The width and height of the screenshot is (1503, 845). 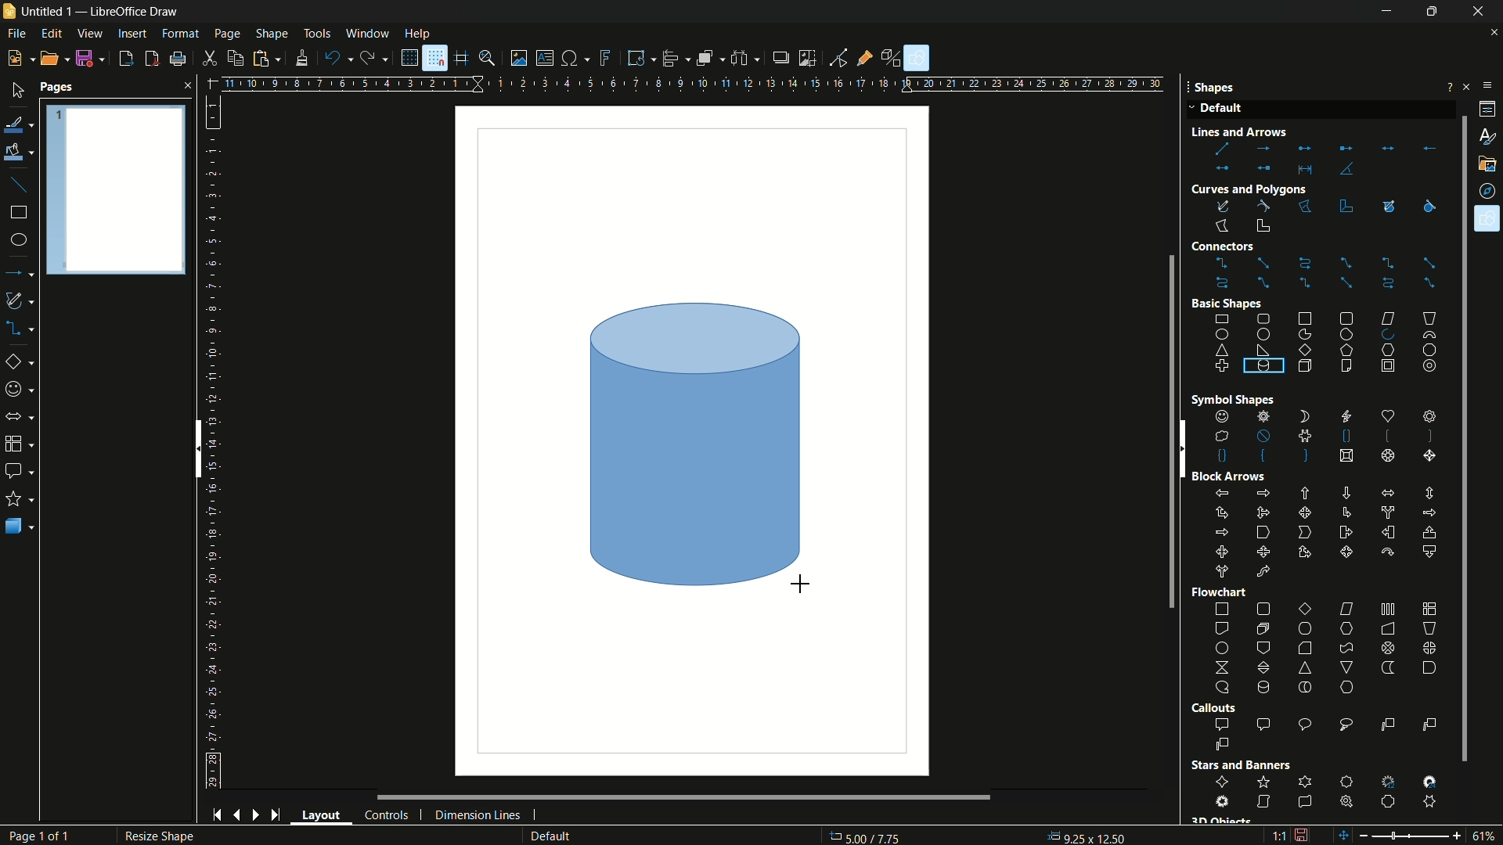 I want to click on rectangle, so click(x=19, y=212).